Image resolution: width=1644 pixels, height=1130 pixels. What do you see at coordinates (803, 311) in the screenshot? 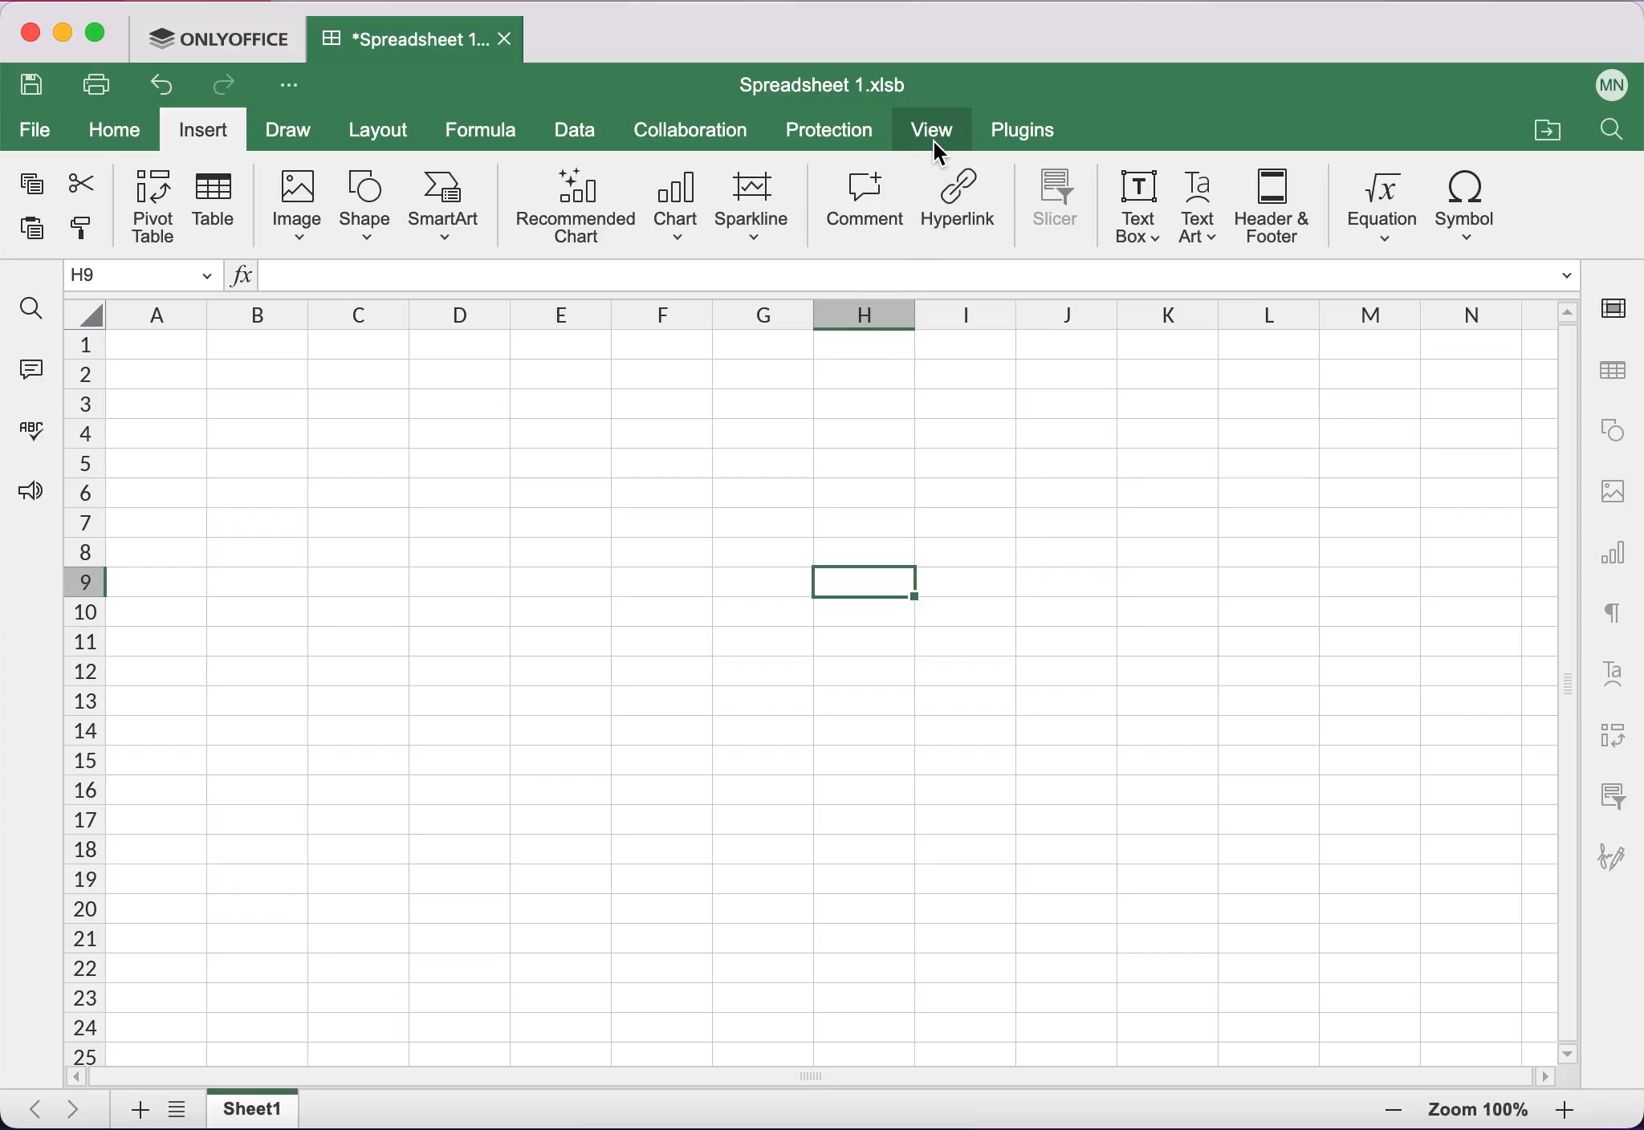
I see `columns` at bounding box center [803, 311].